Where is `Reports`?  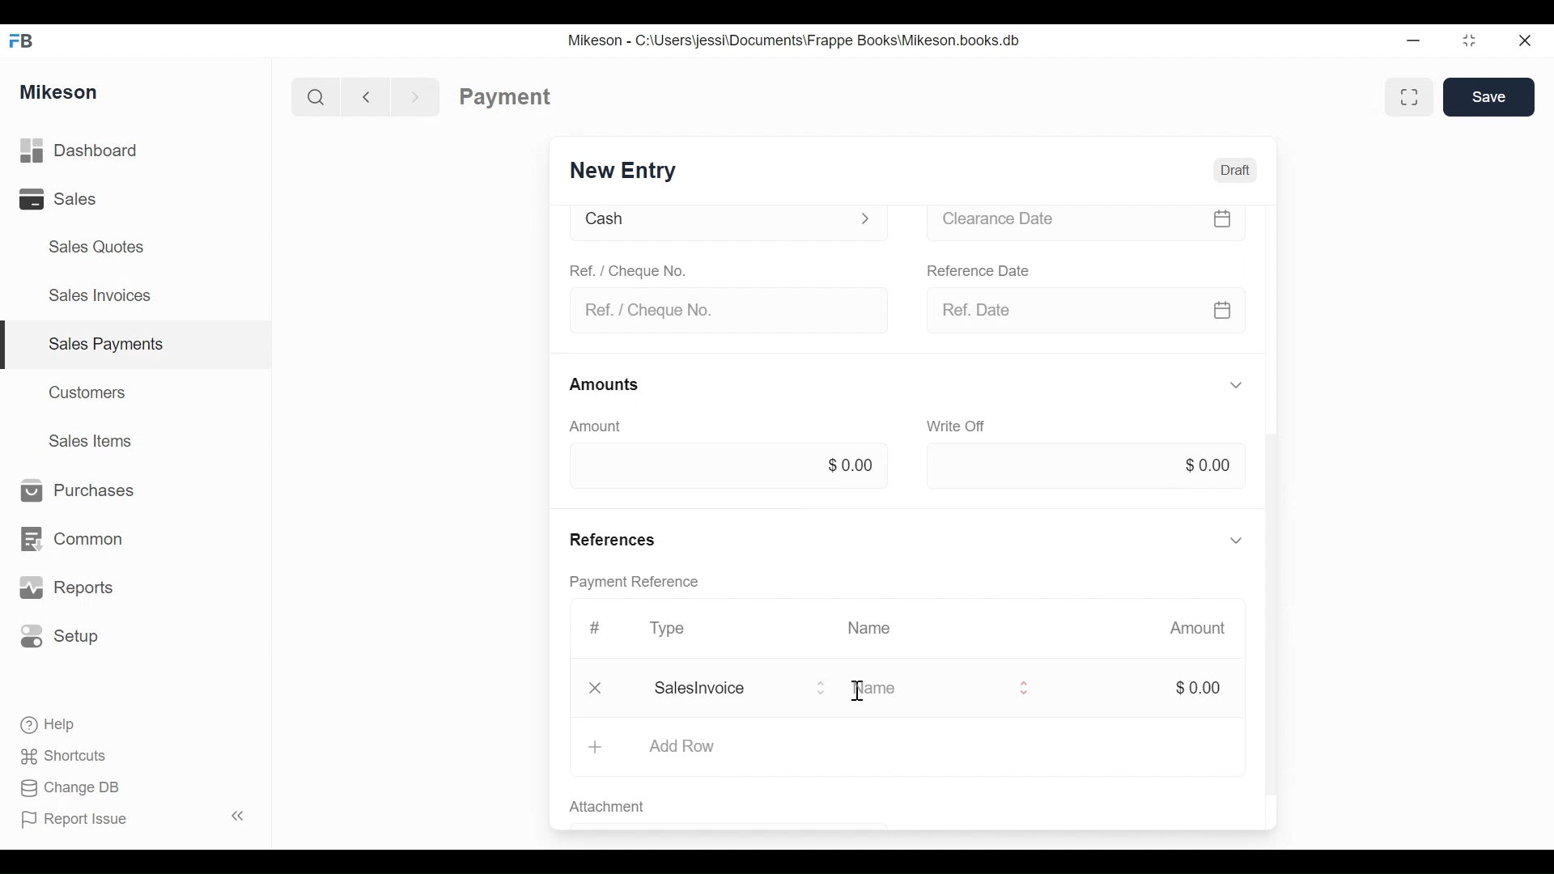 Reports is located at coordinates (70, 588).